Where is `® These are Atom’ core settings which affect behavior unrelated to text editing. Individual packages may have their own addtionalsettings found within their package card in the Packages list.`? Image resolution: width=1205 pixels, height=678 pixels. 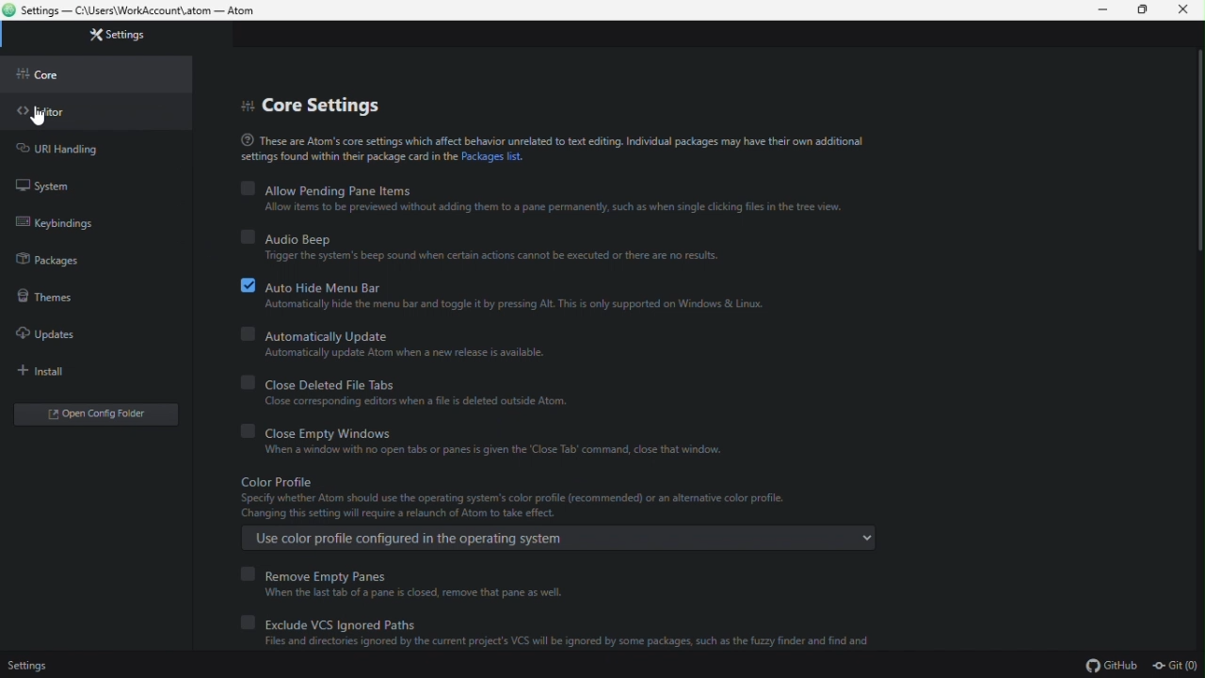
® These are Atom’ core settings which affect behavior unrelated to text editing. Individual packages may have their own addtionalsettings found within their package card in the Packages list. is located at coordinates (550, 148).